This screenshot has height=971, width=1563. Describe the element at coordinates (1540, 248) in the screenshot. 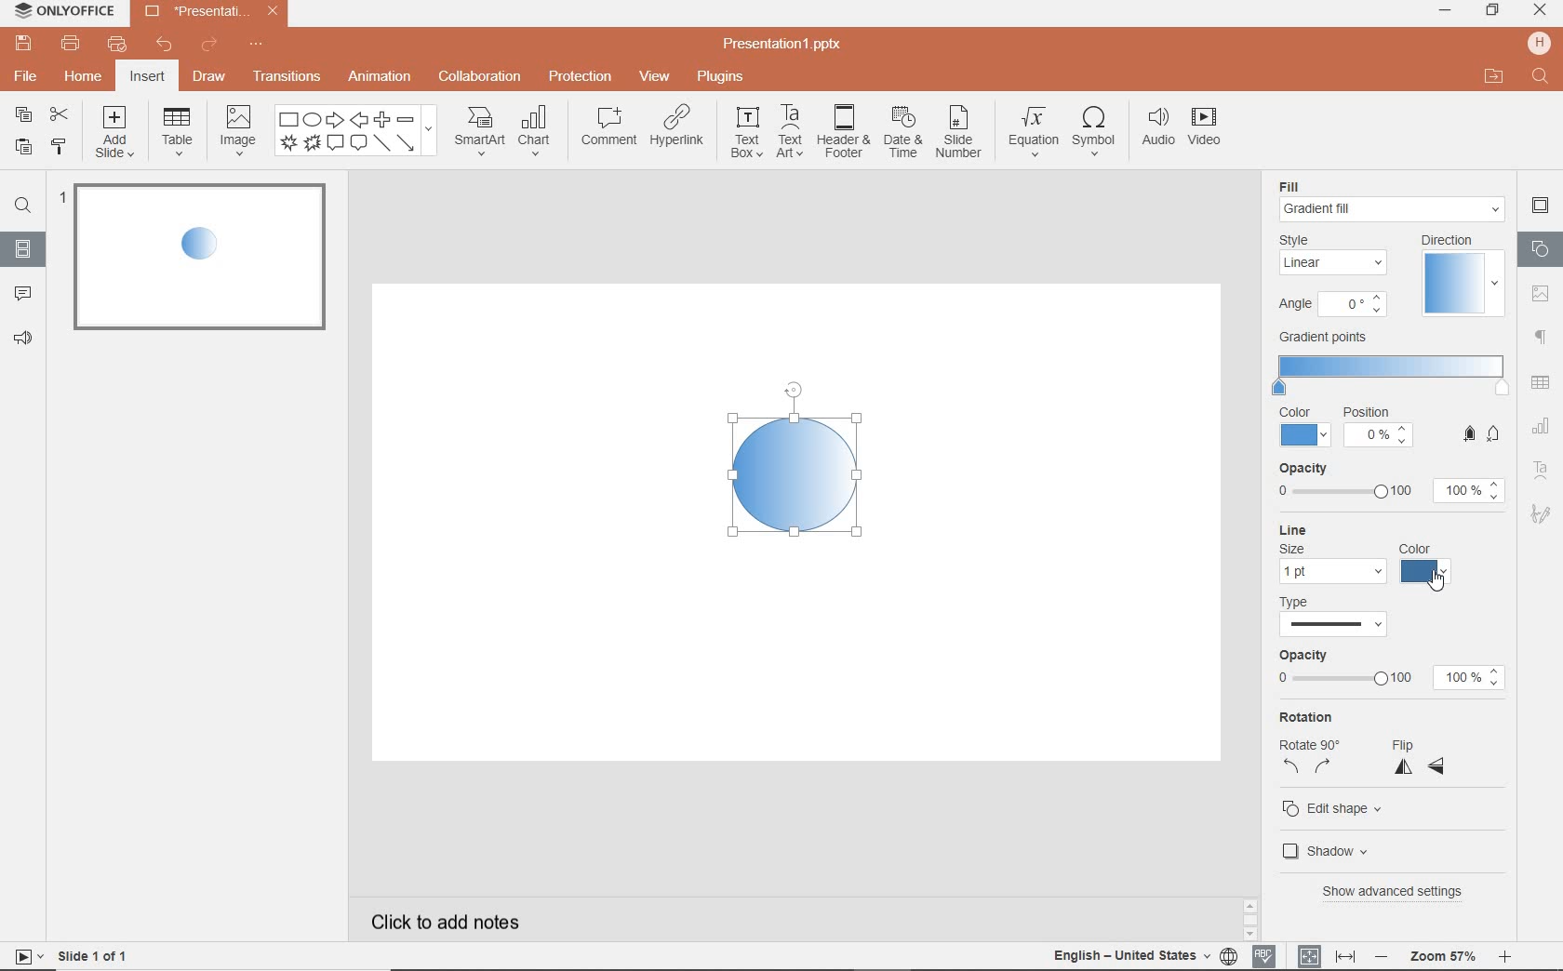

I see `shapes` at that location.